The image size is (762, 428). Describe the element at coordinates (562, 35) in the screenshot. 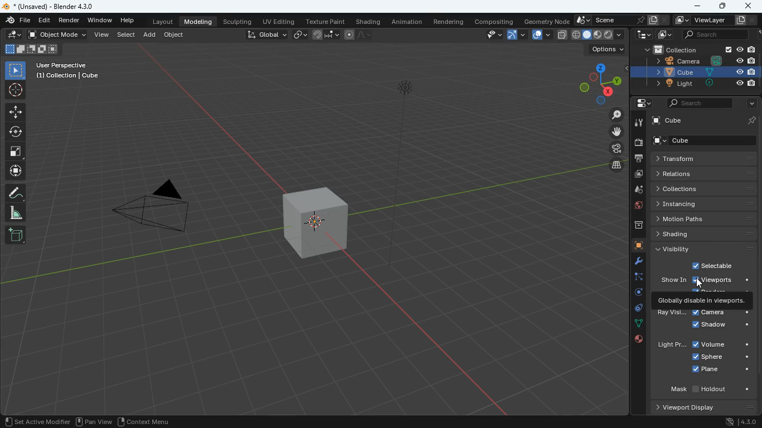

I see `layer` at that location.